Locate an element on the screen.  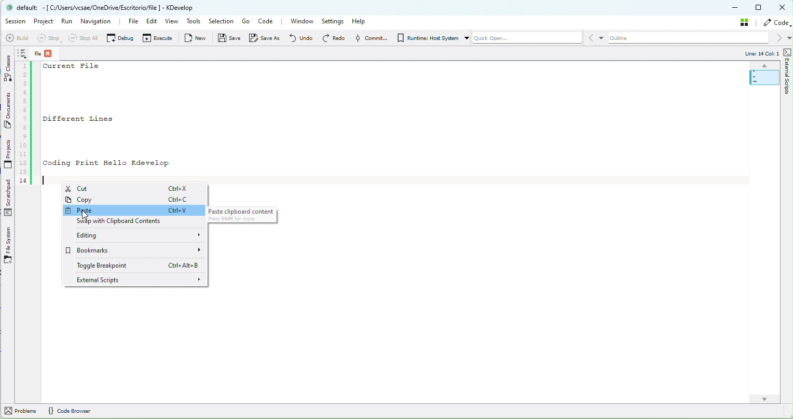
outline is located at coordinates (694, 38).